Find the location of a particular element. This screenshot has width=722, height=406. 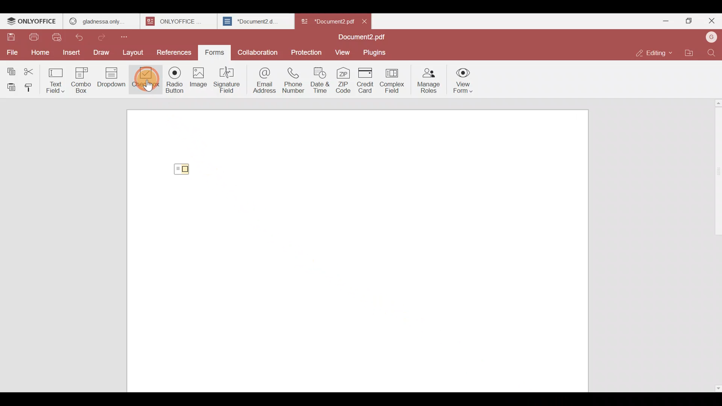

Manage roles is located at coordinates (429, 79).